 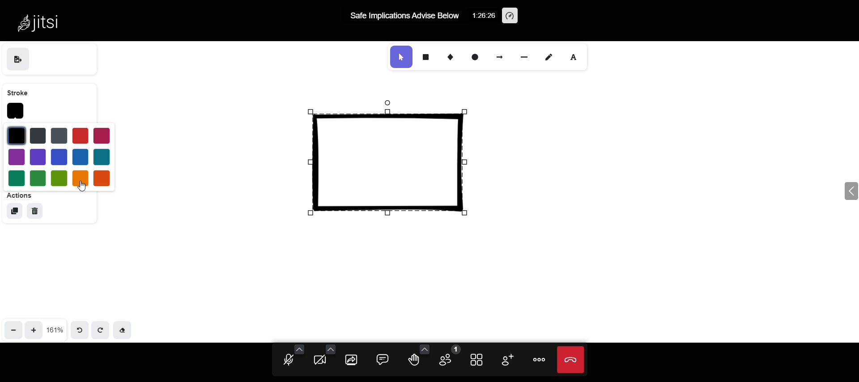 What do you see at coordinates (101, 329) in the screenshot?
I see `redo` at bounding box center [101, 329].